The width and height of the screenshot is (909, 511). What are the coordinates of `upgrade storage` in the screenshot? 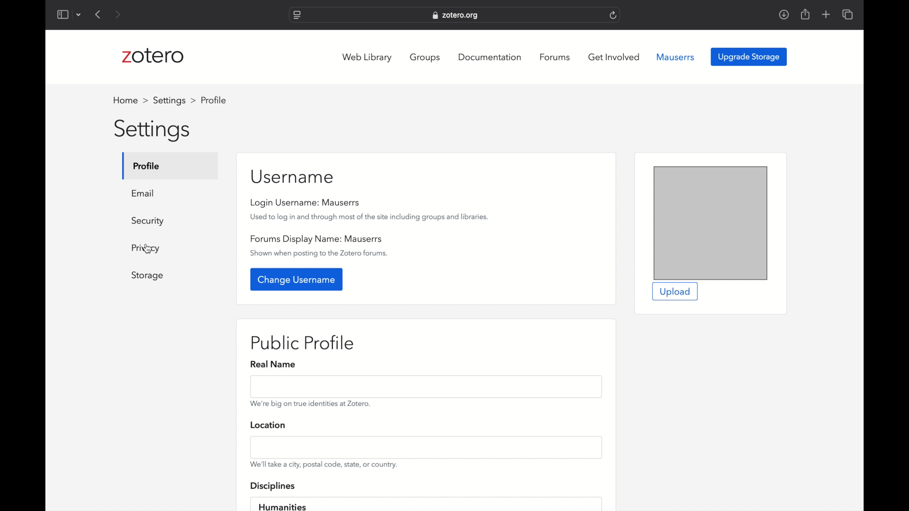 It's located at (749, 57).